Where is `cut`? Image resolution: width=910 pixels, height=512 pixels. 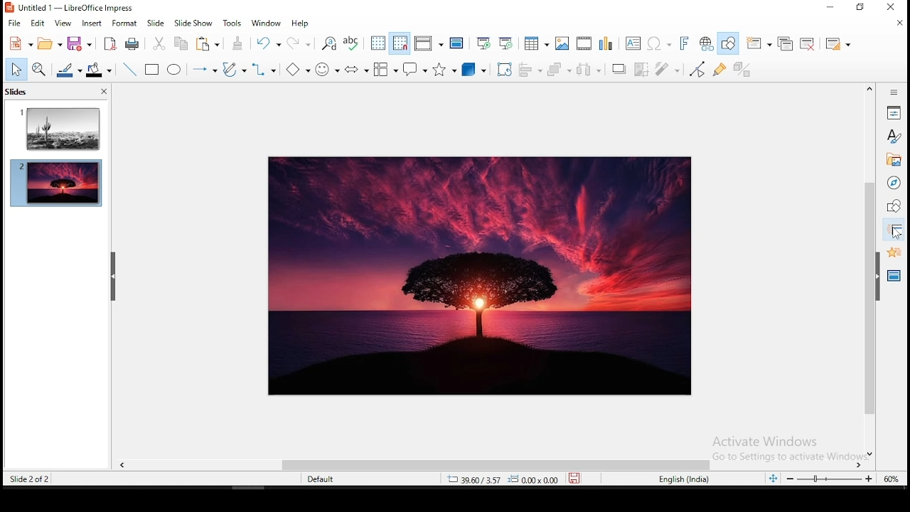
cut is located at coordinates (159, 44).